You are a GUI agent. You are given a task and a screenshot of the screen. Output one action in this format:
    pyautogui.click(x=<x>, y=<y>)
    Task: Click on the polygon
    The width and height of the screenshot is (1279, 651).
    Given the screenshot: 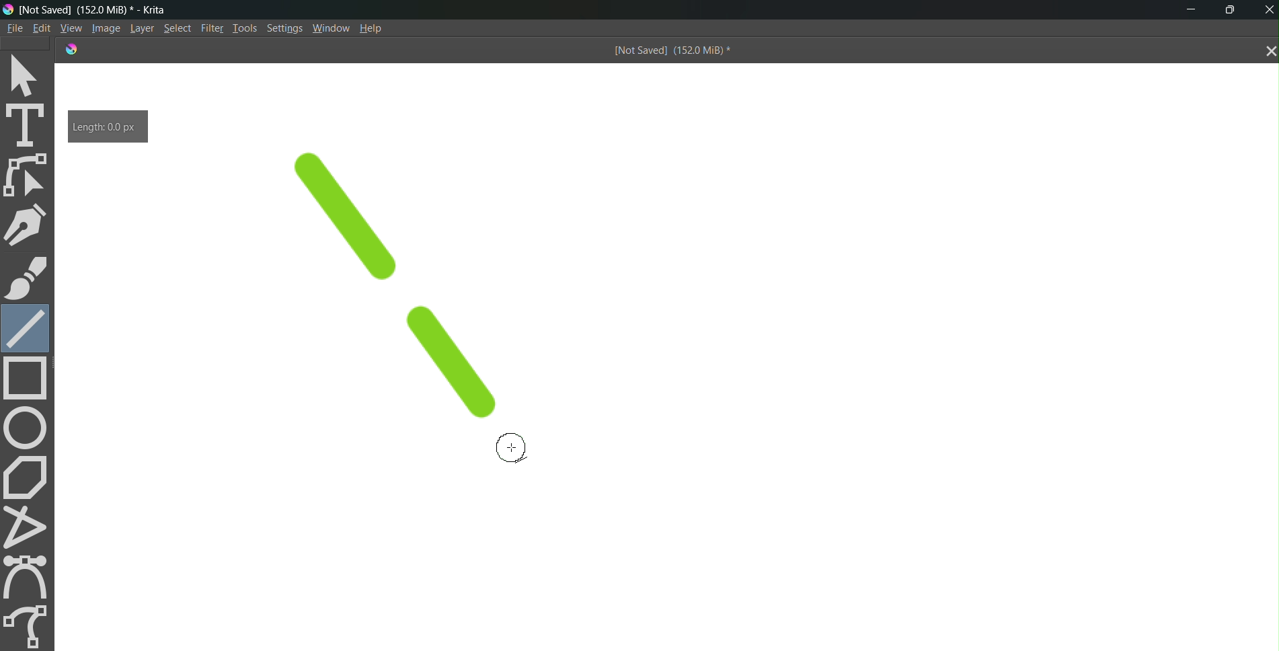 What is the action you would take?
    pyautogui.click(x=28, y=476)
    